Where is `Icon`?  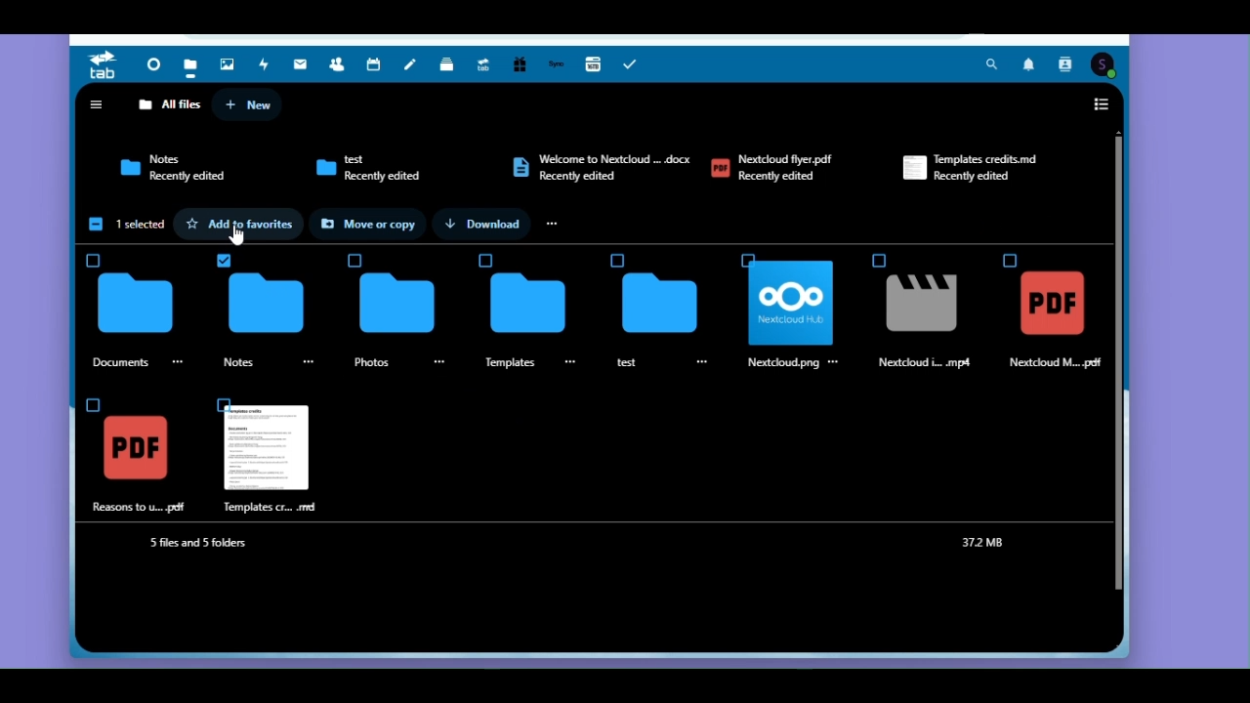 Icon is located at coordinates (912, 171).